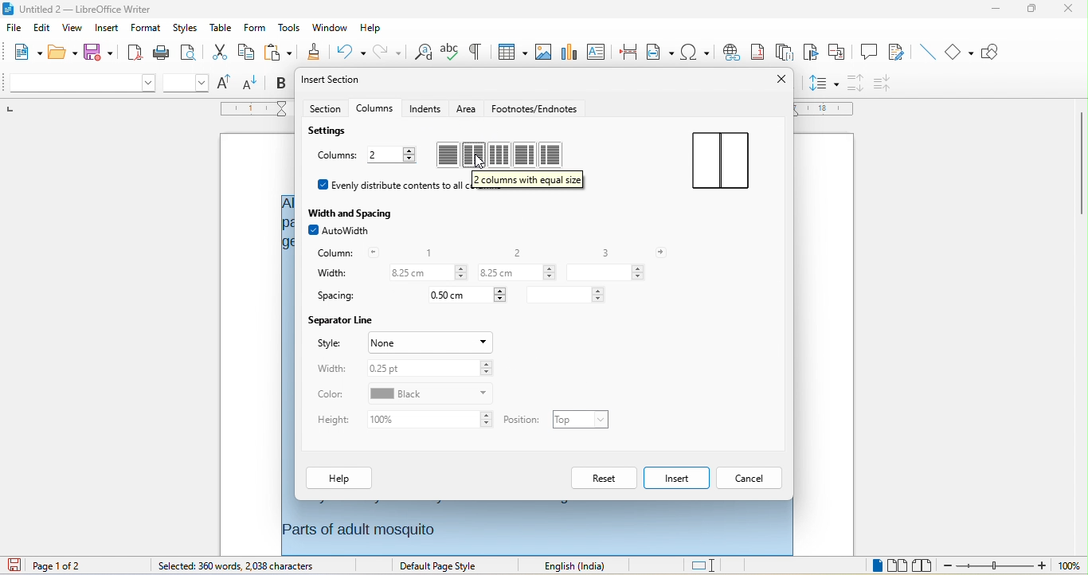 The height and width of the screenshot is (575, 1088). What do you see at coordinates (425, 251) in the screenshot?
I see `1` at bounding box center [425, 251].